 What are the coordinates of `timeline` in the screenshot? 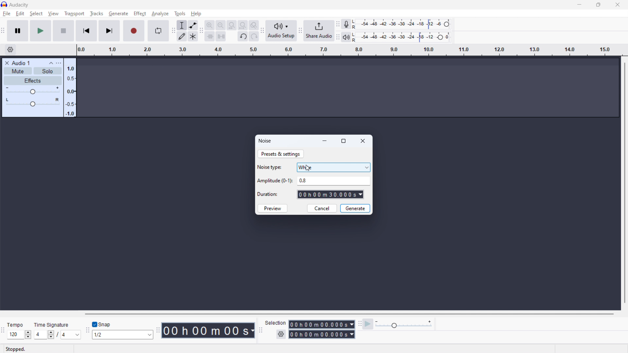 It's located at (348, 50).